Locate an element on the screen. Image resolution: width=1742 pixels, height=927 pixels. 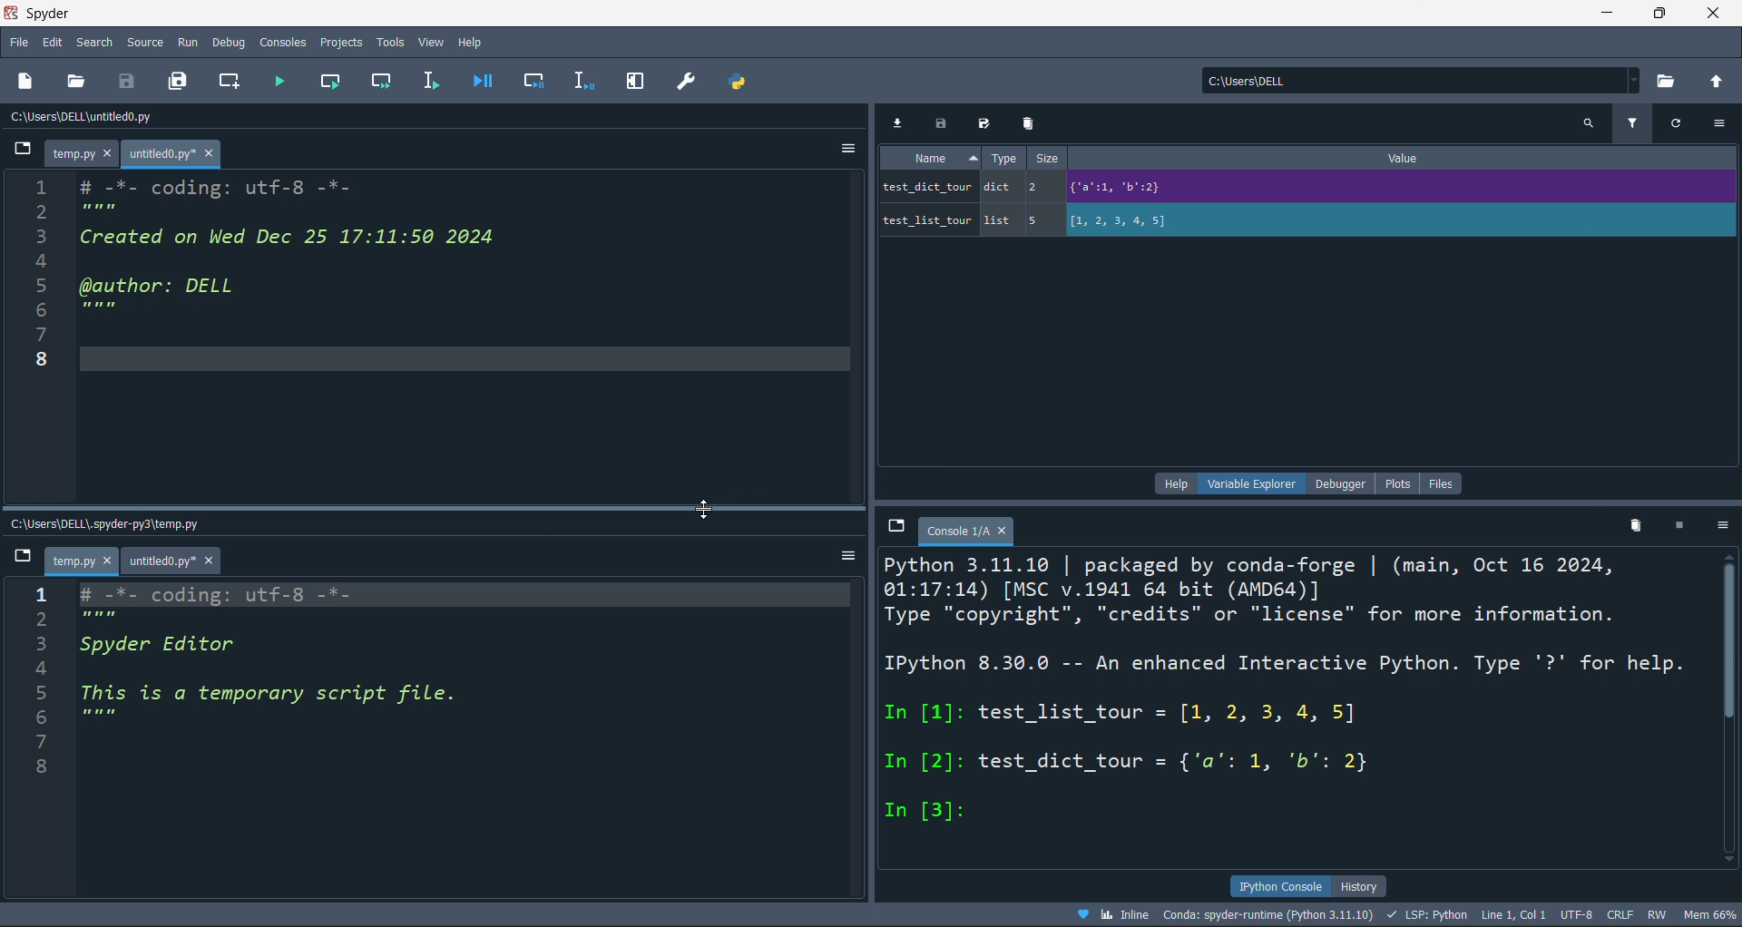
ipython console is located at coordinates (1276, 884).